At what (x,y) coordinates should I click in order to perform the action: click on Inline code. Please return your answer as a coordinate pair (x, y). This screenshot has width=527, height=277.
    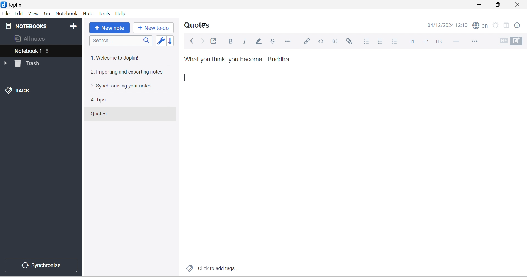
    Looking at the image, I should click on (323, 41).